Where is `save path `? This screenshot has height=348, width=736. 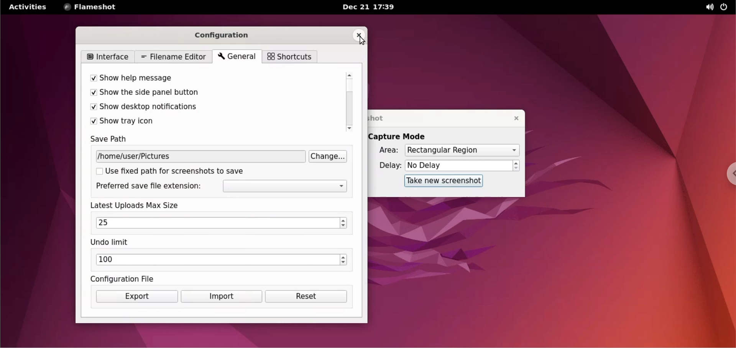 save path  is located at coordinates (115, 140).